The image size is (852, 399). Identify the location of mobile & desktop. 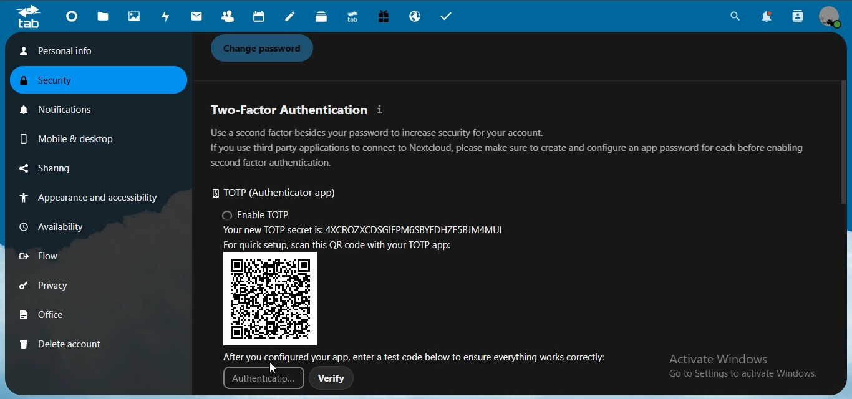
(65, 137).